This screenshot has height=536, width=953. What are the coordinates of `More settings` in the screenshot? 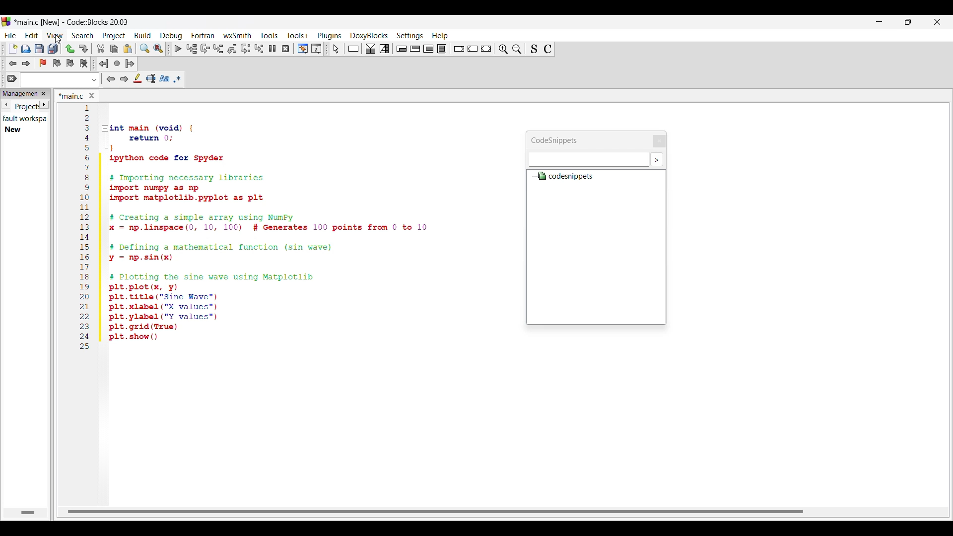 It's located at (657, 159).